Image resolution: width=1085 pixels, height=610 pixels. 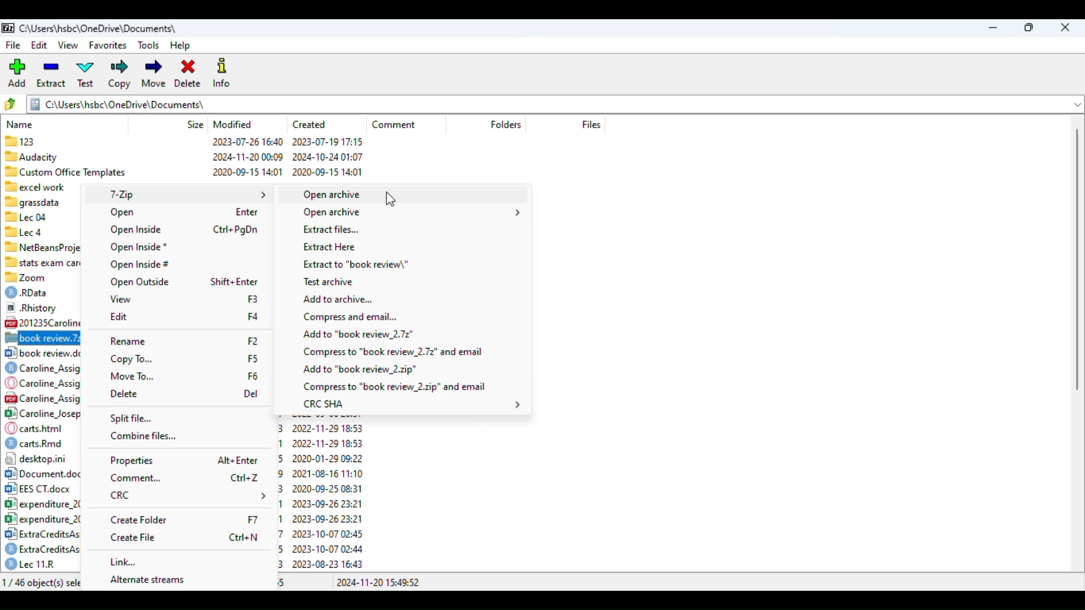 I want to click on add to .7z file, so click(x=359, y=334).